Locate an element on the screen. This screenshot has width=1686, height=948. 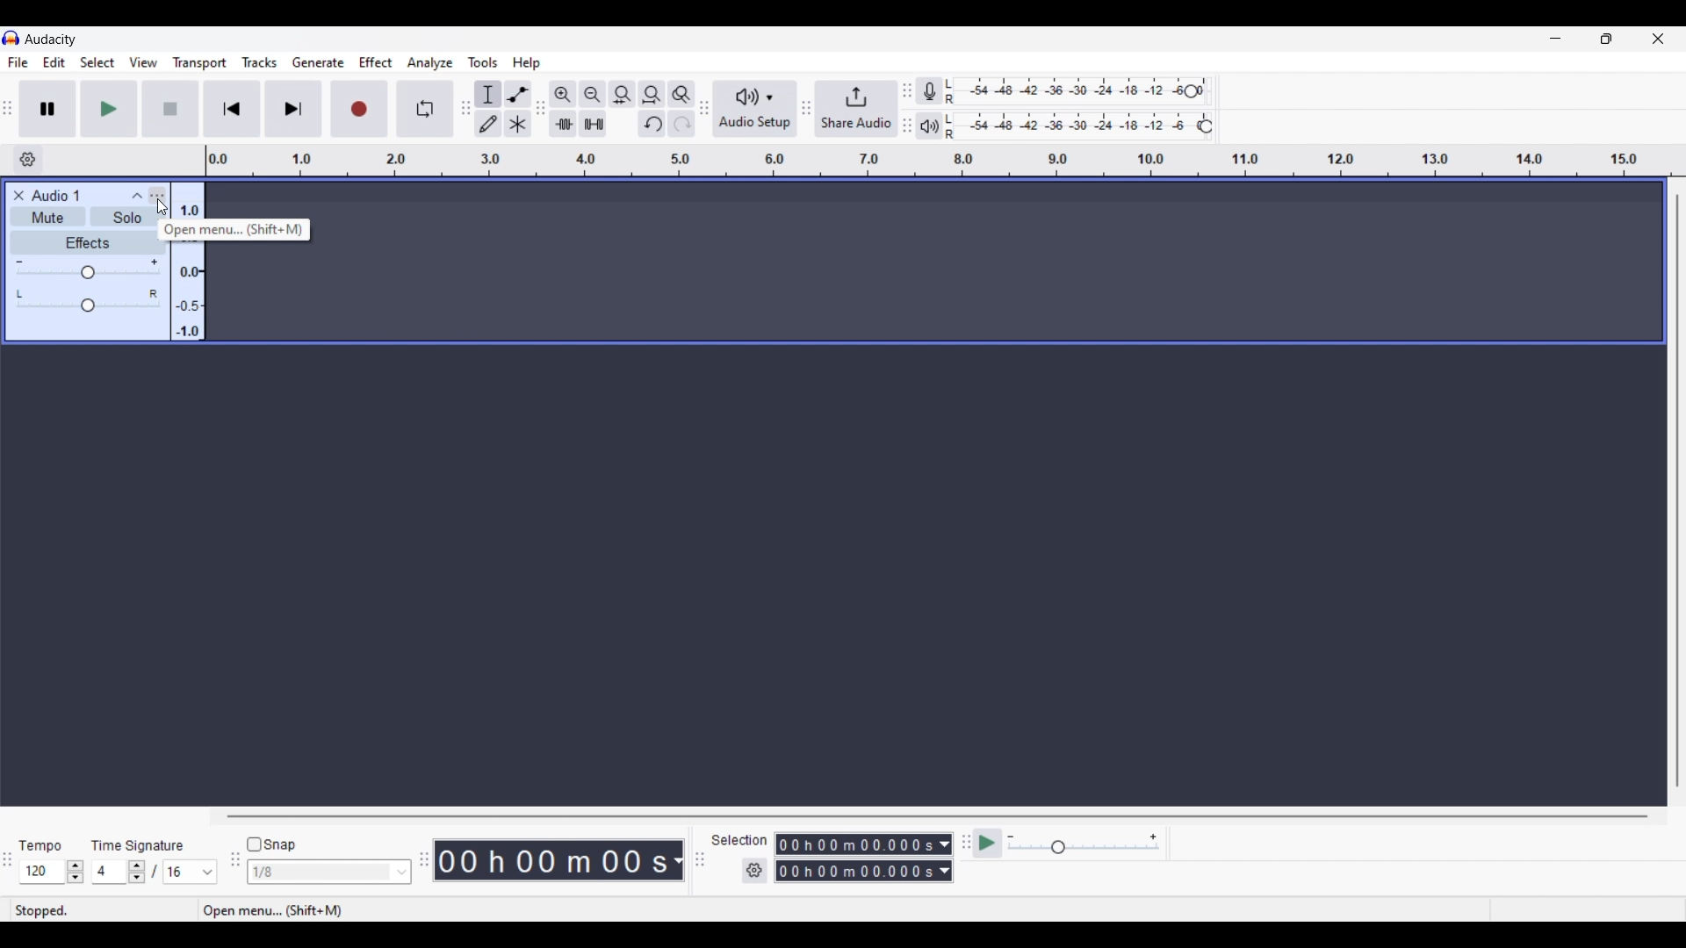
Decrease playback speed to minimum is located at coordinates (1011, 837).